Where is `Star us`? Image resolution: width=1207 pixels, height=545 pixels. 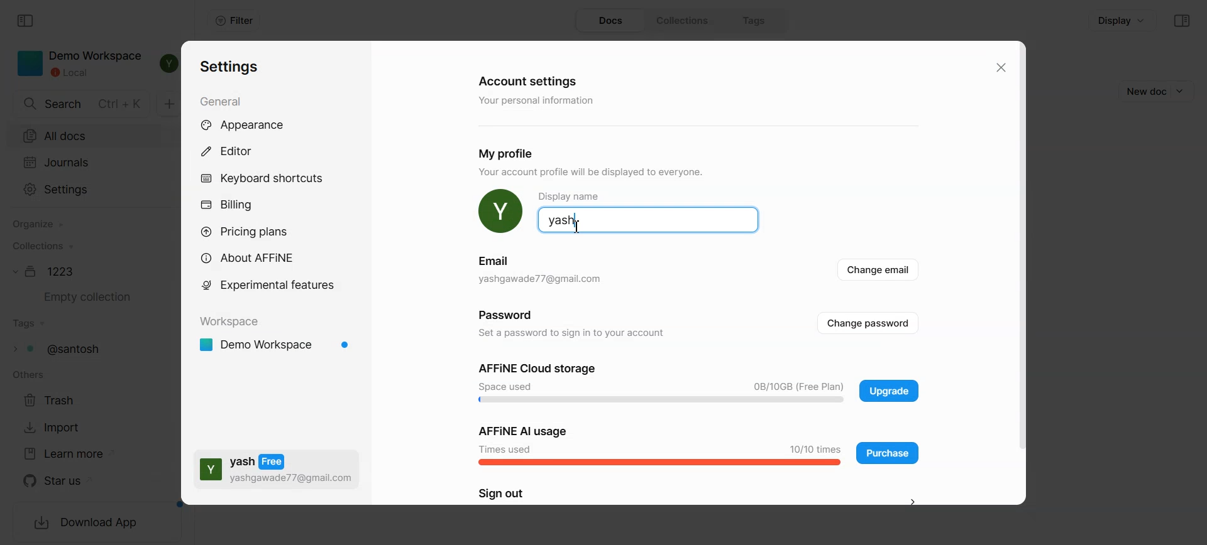 Star us is located at coordinates (70, 481).